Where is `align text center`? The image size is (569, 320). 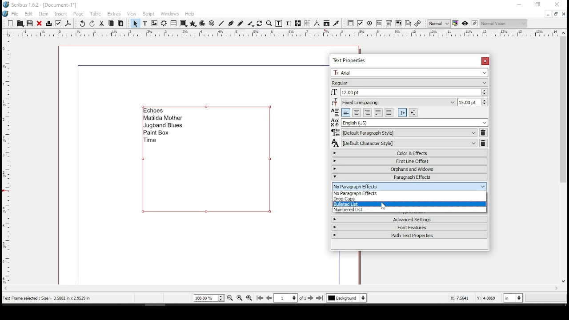 align text center is located at coordinates (357, 112).